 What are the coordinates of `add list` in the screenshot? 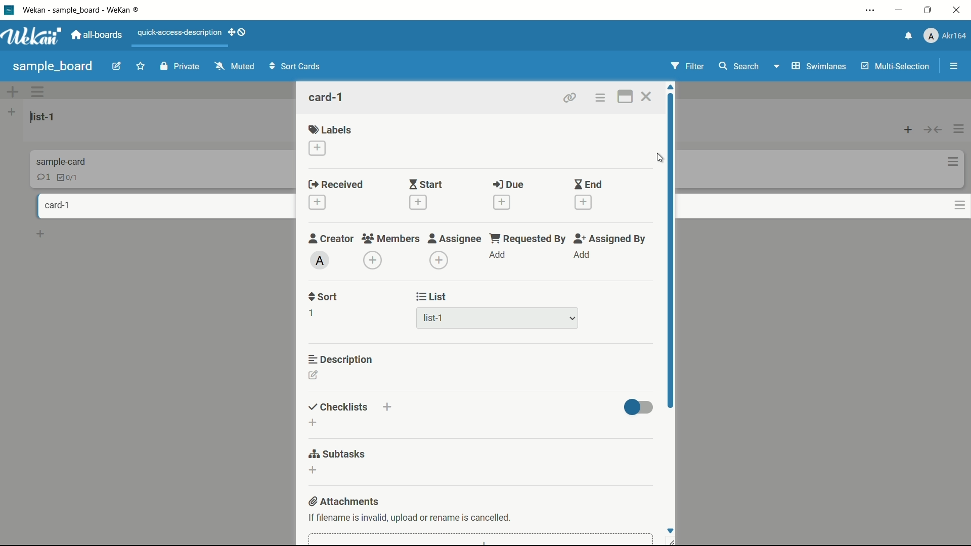 It's located at (13, 112).